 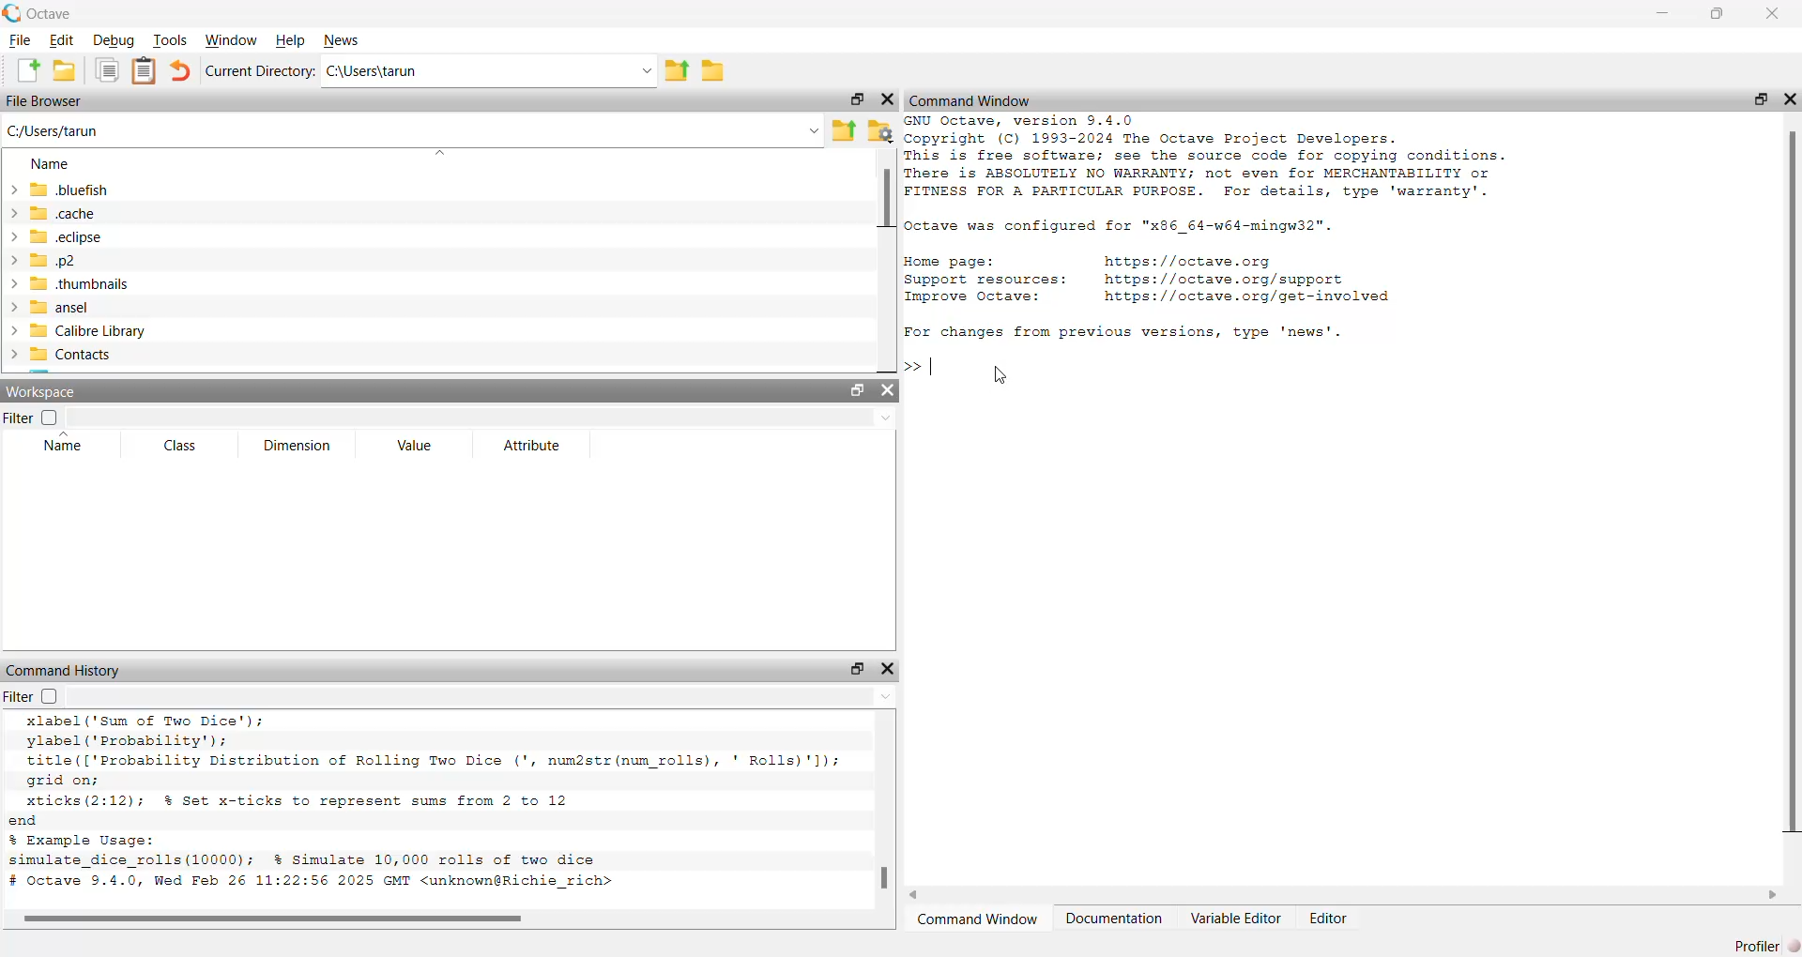 I want to click on Maximize, so click(x=1718, y=14).